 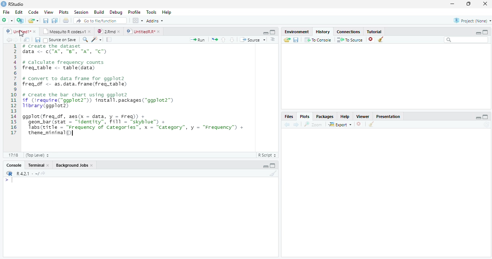 I want to click on Addins, so click(x=156, y=21).